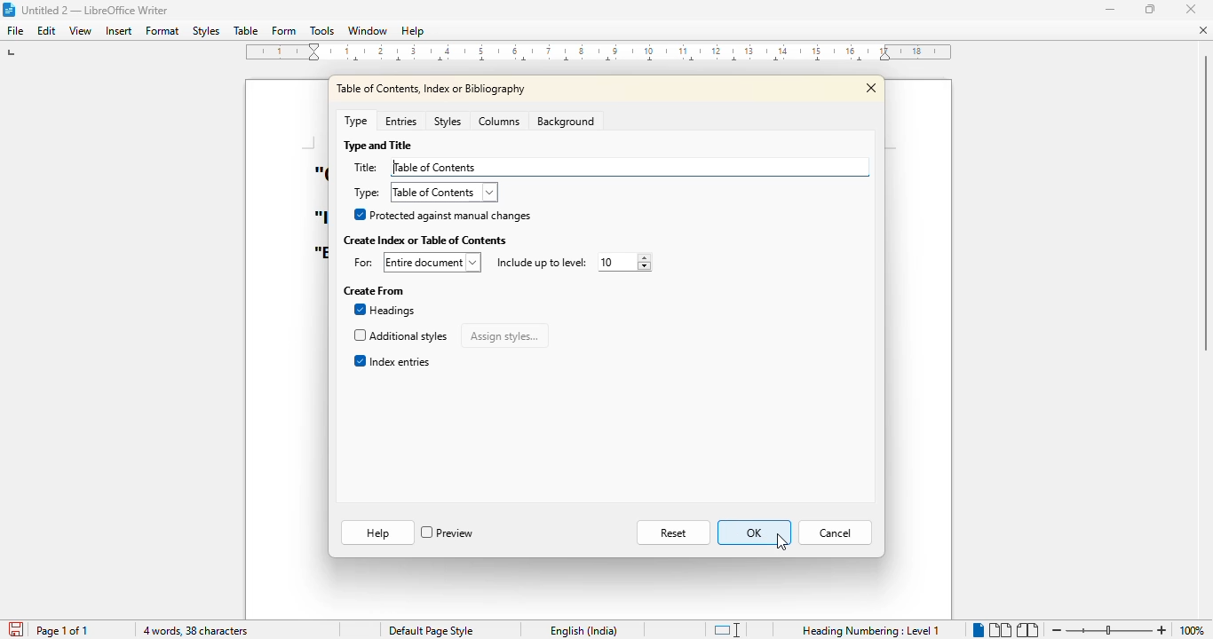 This screenshot has height=639, width=1213. What do you see at coordinates (432, 88) in the screenshot?
I see `table of contents, index or bibliography` at bounding box center [432, 88].